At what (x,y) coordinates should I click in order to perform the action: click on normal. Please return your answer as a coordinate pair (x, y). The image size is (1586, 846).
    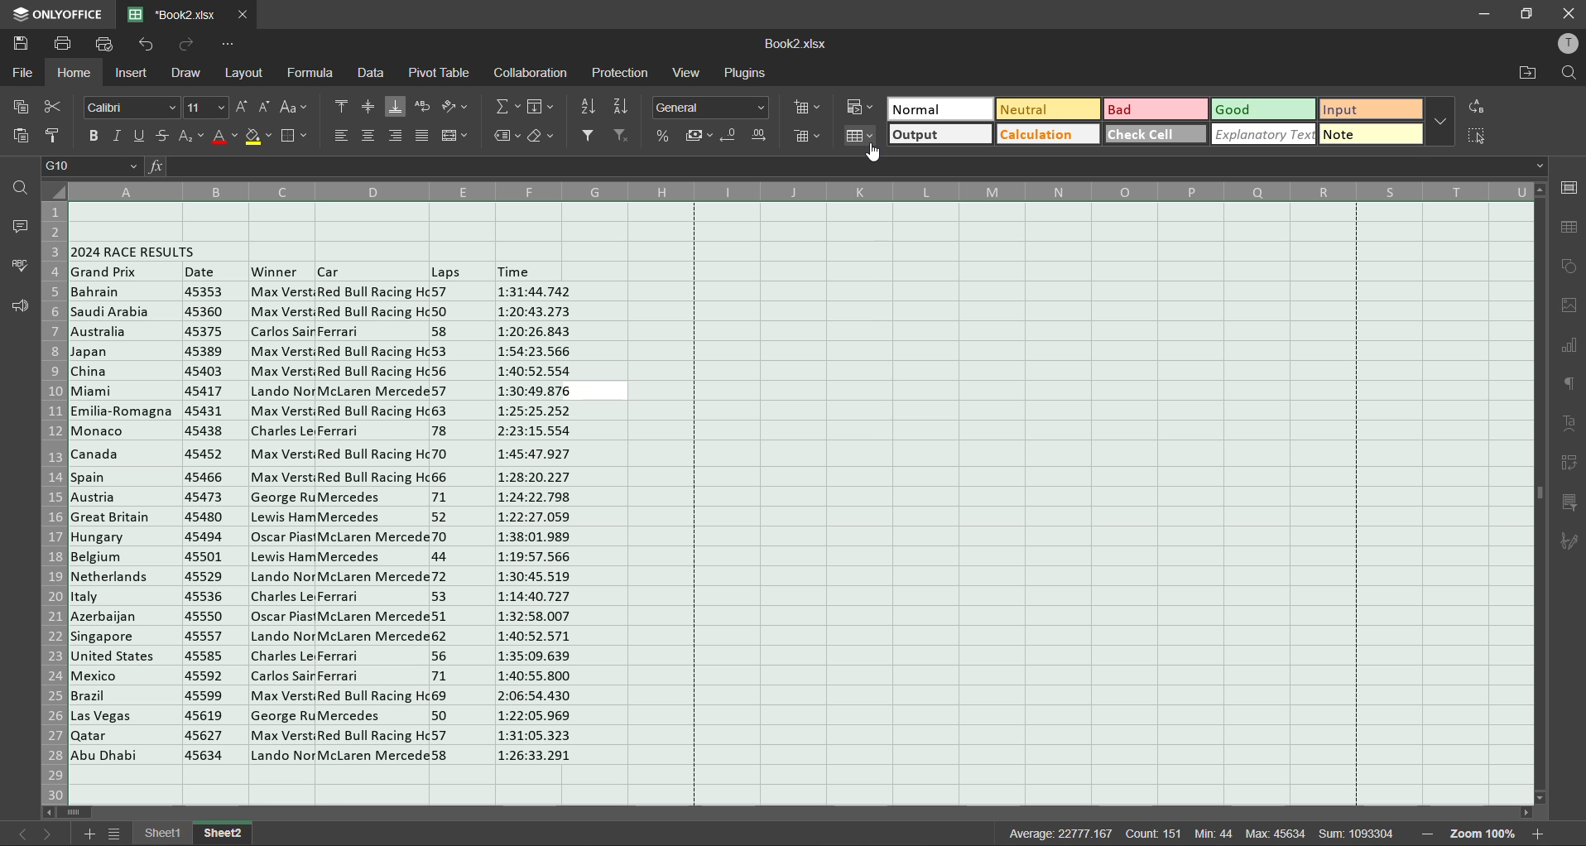
    Looking at the image, I should click on (941, 110).